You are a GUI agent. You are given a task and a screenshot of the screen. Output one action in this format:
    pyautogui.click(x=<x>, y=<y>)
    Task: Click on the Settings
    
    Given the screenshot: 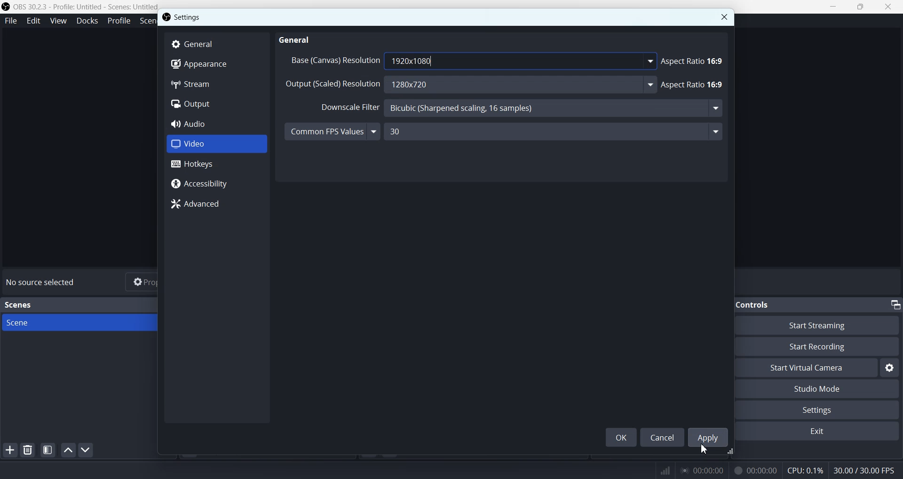 What is the action you would take?
    pyautogui.click(x=890, y=367)
    